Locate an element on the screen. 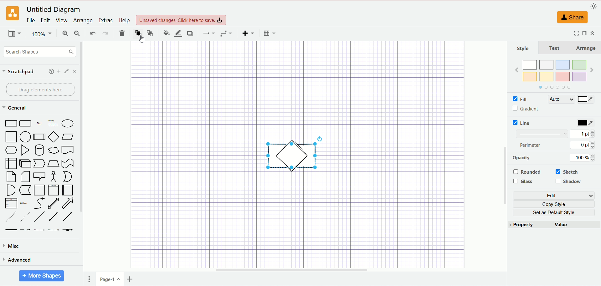 The width and height of the screenshot is (601, 286). property is located at coordinates (529, 225).